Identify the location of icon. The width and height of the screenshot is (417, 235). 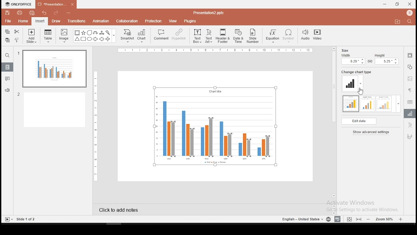
(410, 13).